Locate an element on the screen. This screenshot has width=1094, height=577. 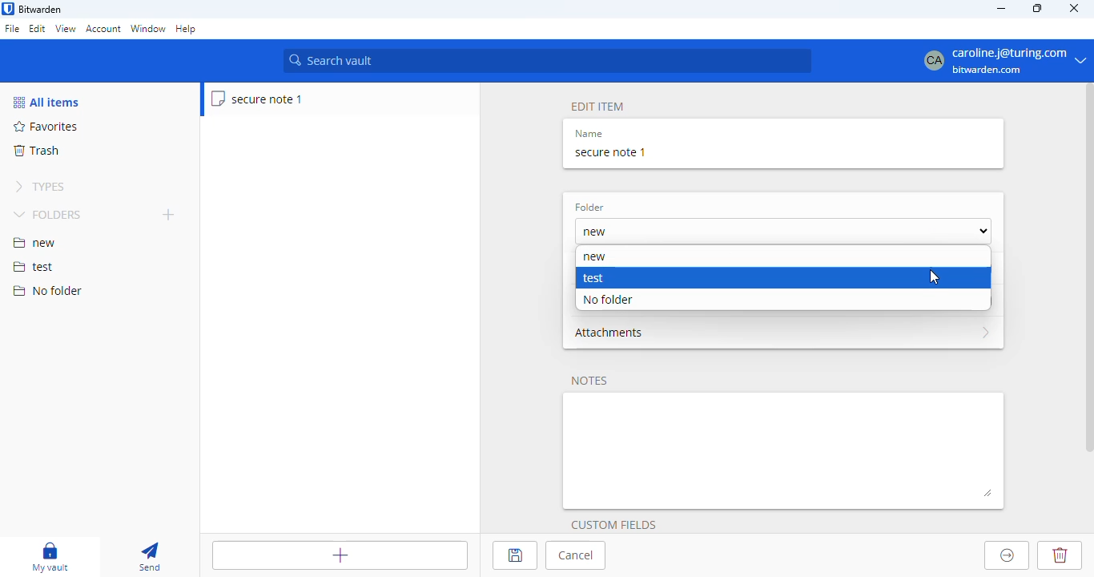
cancel is located at coordinates (576, 555).